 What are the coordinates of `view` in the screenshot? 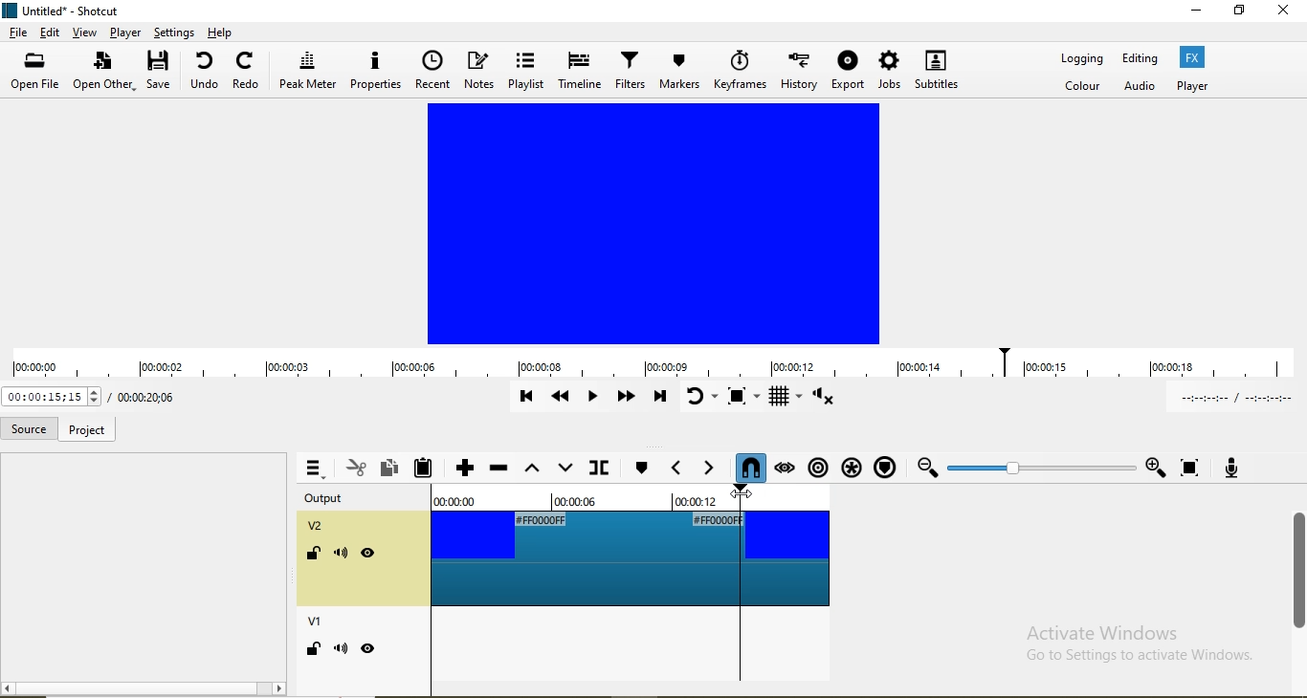 It's located at (84, 34).